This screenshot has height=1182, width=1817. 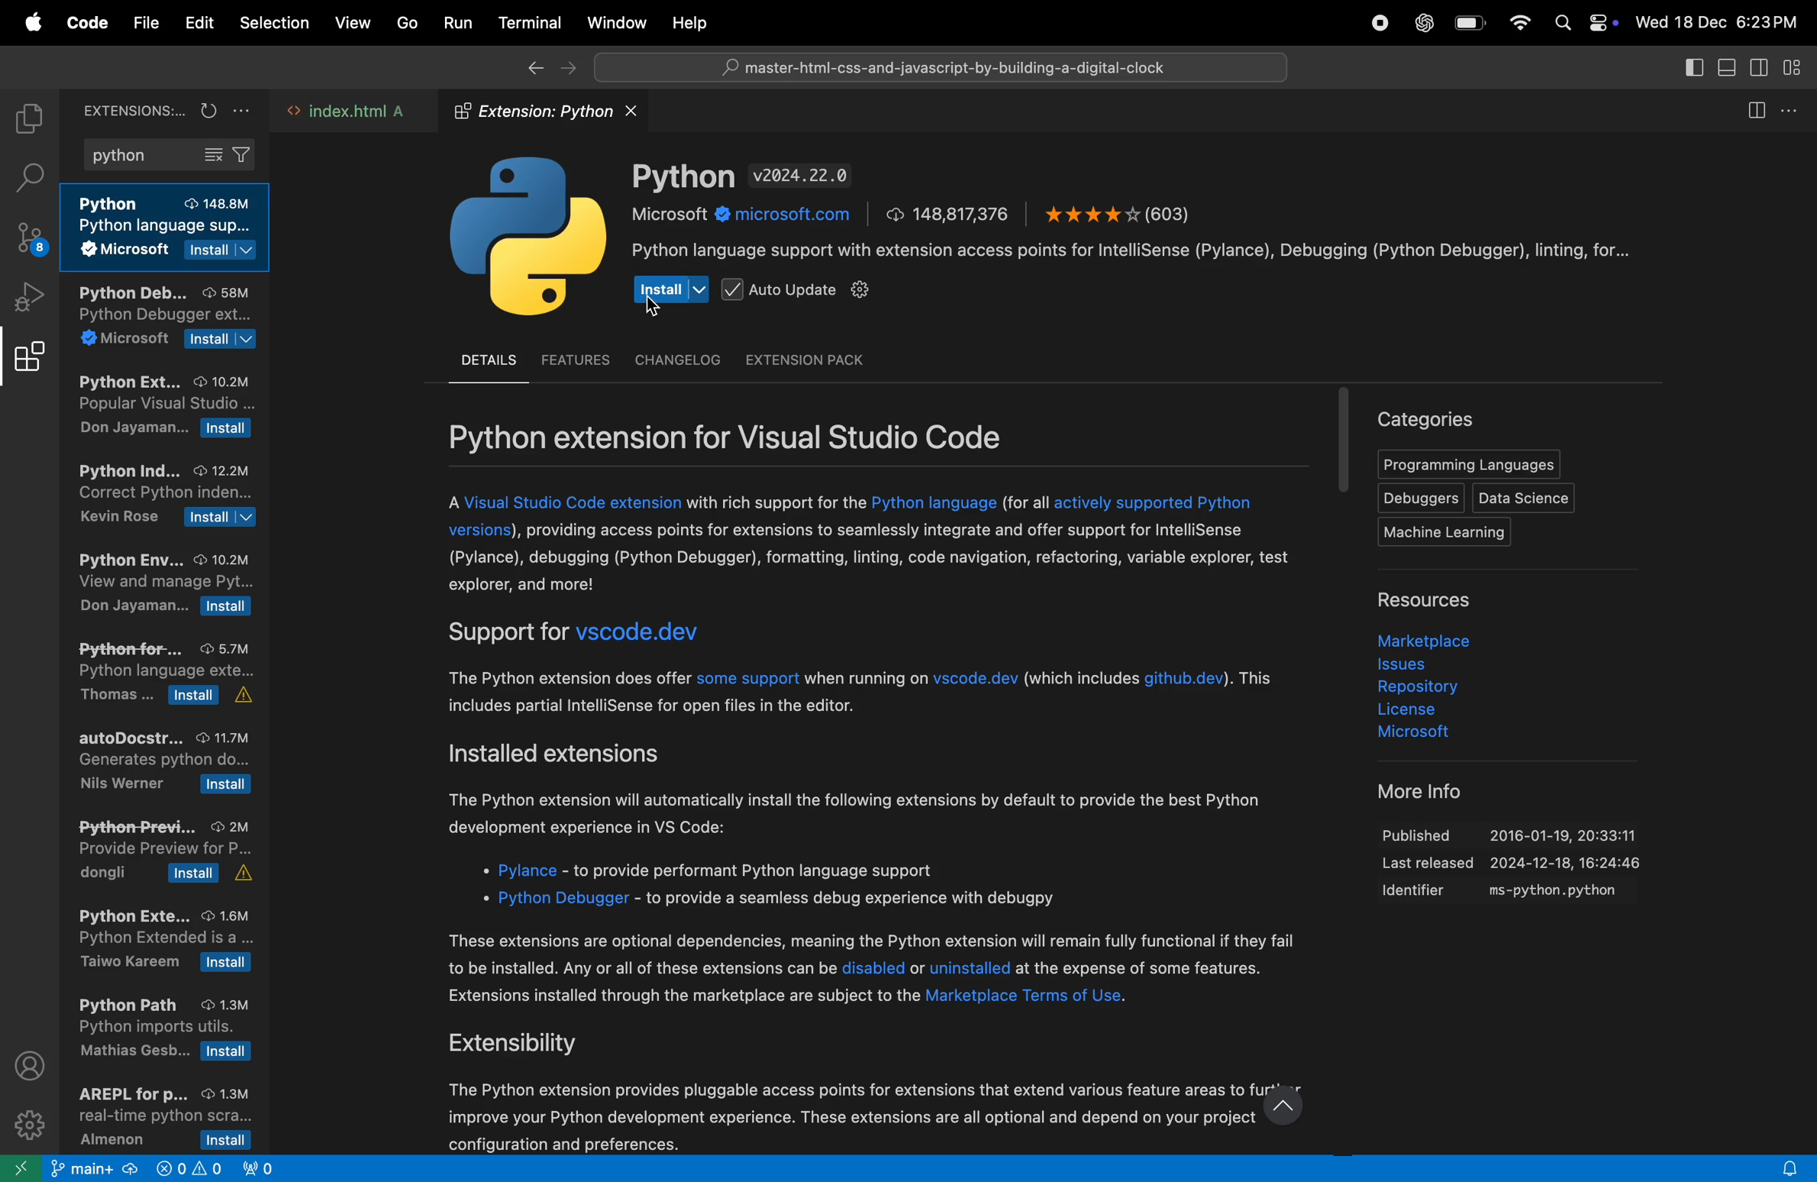 What do you see at coordinates (453, 23) in the screenshot?
I see `run` at bounding box center [453, 23].